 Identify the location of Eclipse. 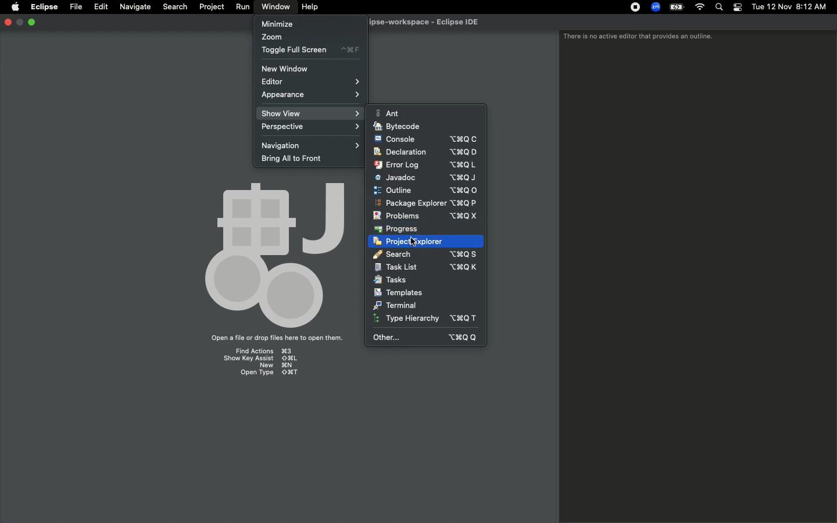
(44, 8).